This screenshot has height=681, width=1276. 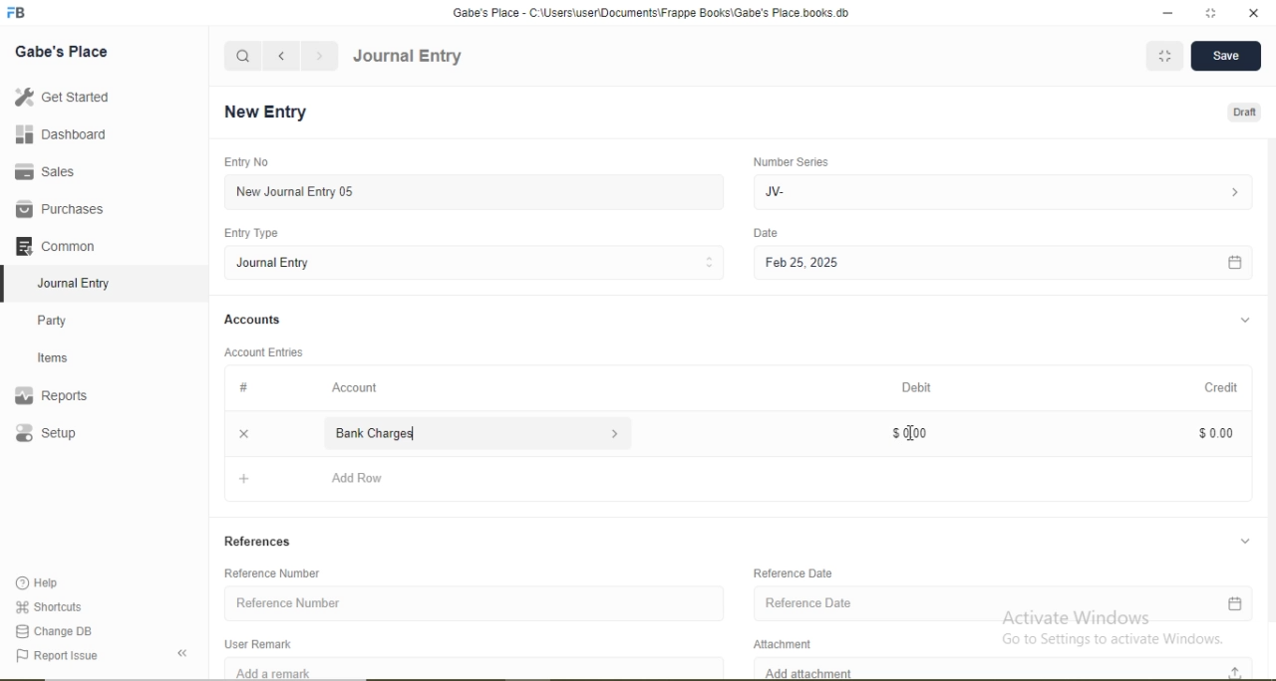 I want to click on Credit, so click(x=1215, y=386).